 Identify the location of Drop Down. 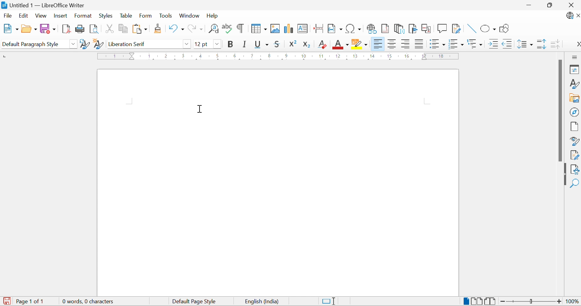
(186, 44).